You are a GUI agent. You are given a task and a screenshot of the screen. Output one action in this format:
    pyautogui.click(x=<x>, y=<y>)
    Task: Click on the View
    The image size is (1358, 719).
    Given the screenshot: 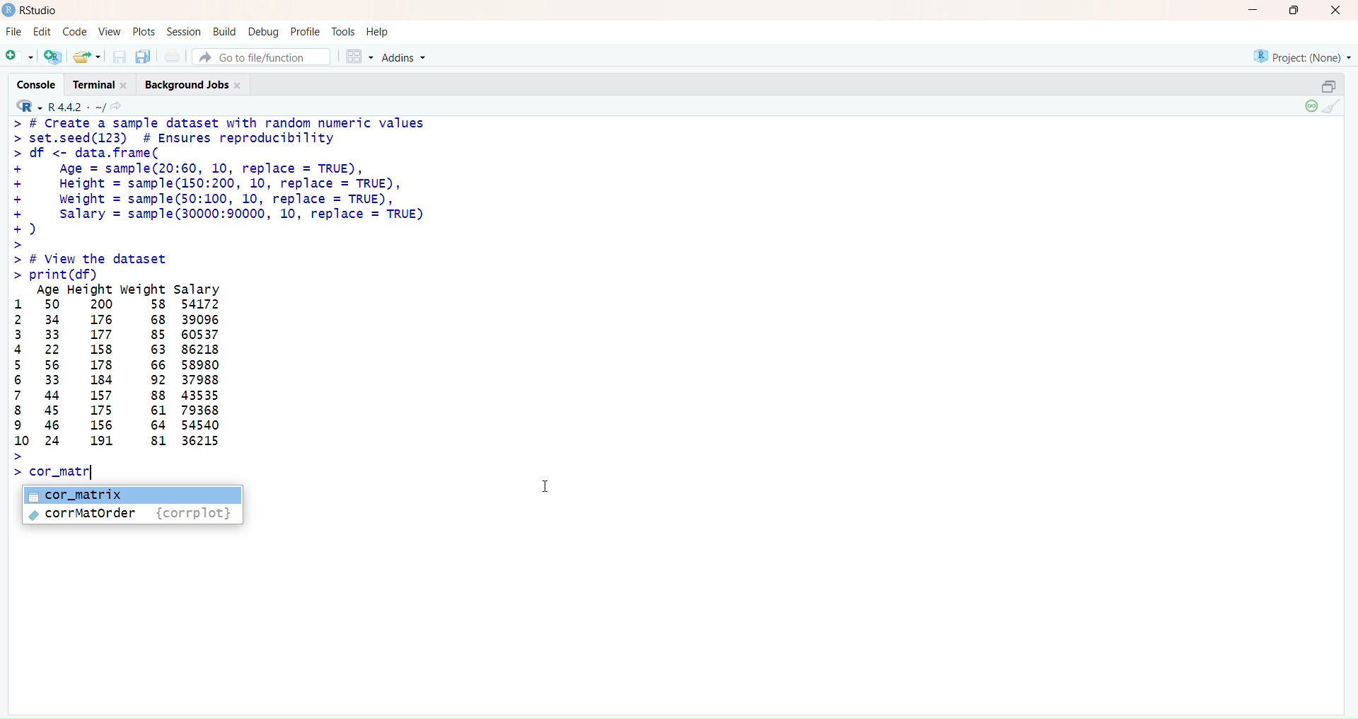 What is the action you would take?
    pyautogui.click(x=109, y=31)
    